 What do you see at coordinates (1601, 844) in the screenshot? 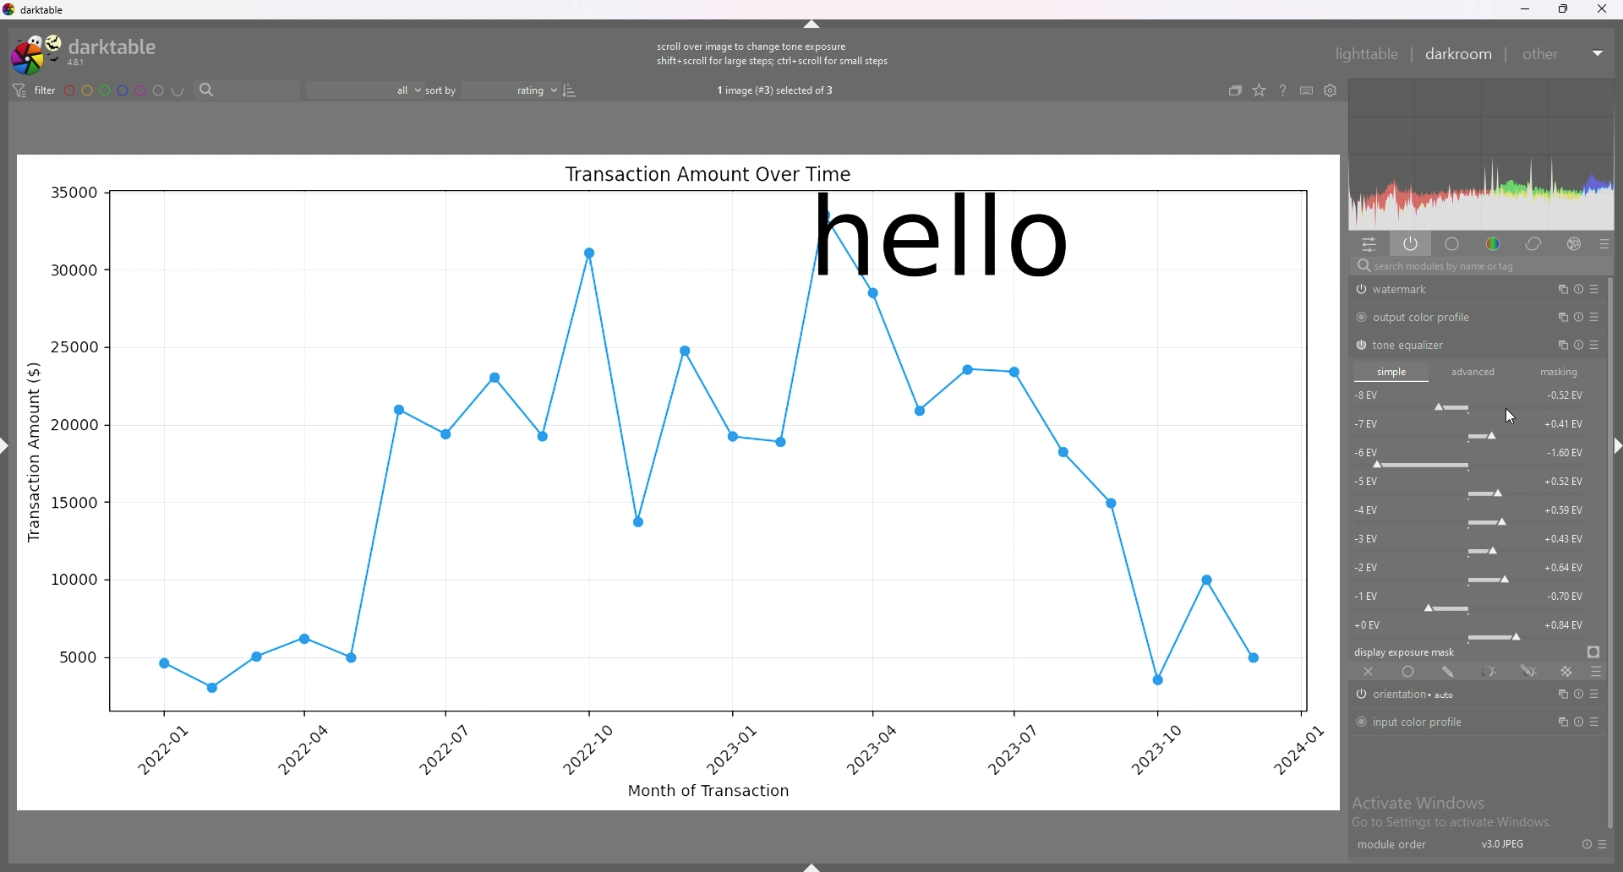
I see `presets` at bounding box center [1601, 844].